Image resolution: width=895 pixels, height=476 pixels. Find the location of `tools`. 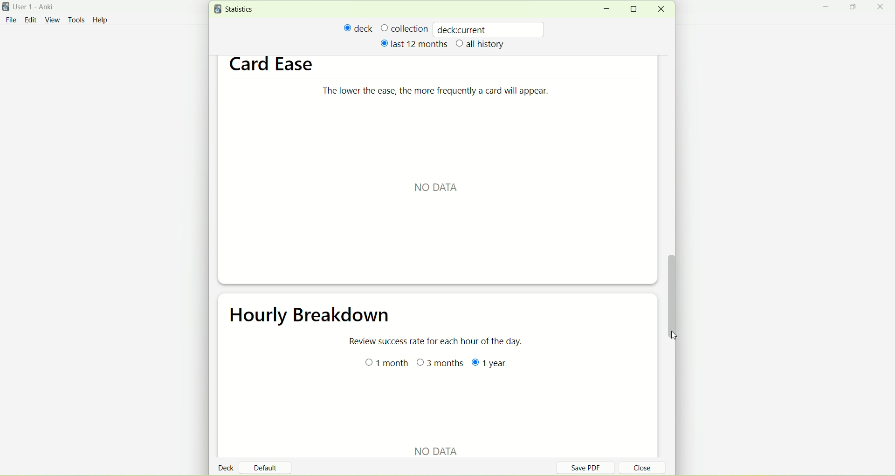

tools is located at coordinates (76, 21).